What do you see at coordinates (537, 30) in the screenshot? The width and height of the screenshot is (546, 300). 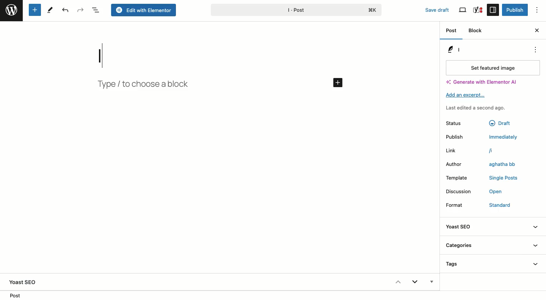 I see `Close` at bounding box center [537, 30].